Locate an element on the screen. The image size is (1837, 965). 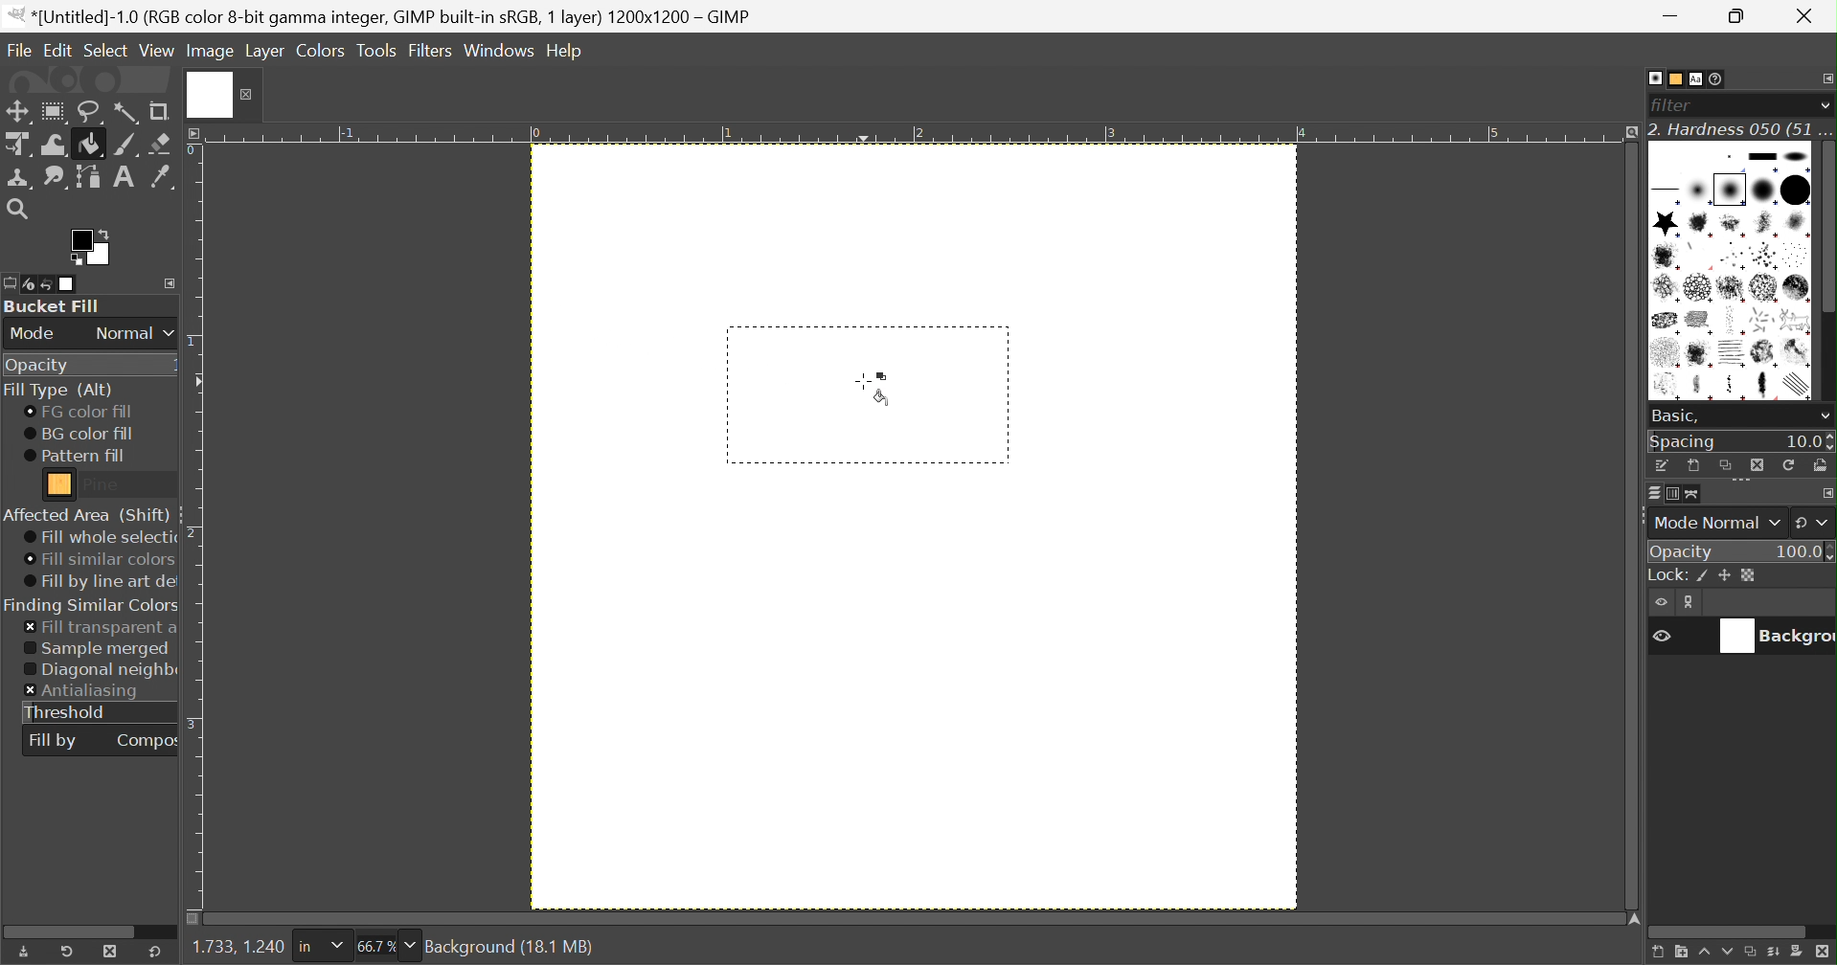
Minimize is located at coordinates (1673, 16).